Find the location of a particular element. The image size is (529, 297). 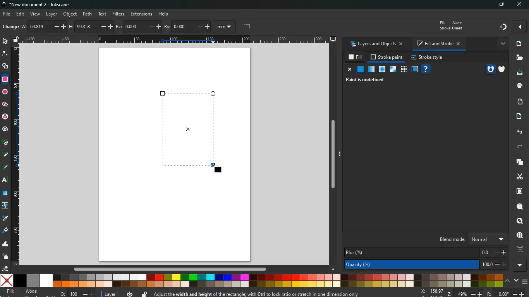

highlight is located at coordinates (5, 155).